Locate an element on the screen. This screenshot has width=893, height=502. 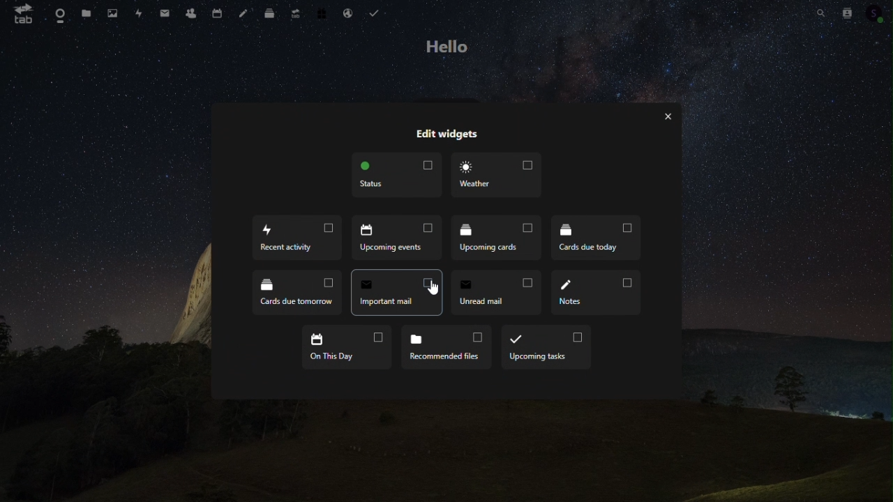
Recommended files is located at coordinates (444, 346).